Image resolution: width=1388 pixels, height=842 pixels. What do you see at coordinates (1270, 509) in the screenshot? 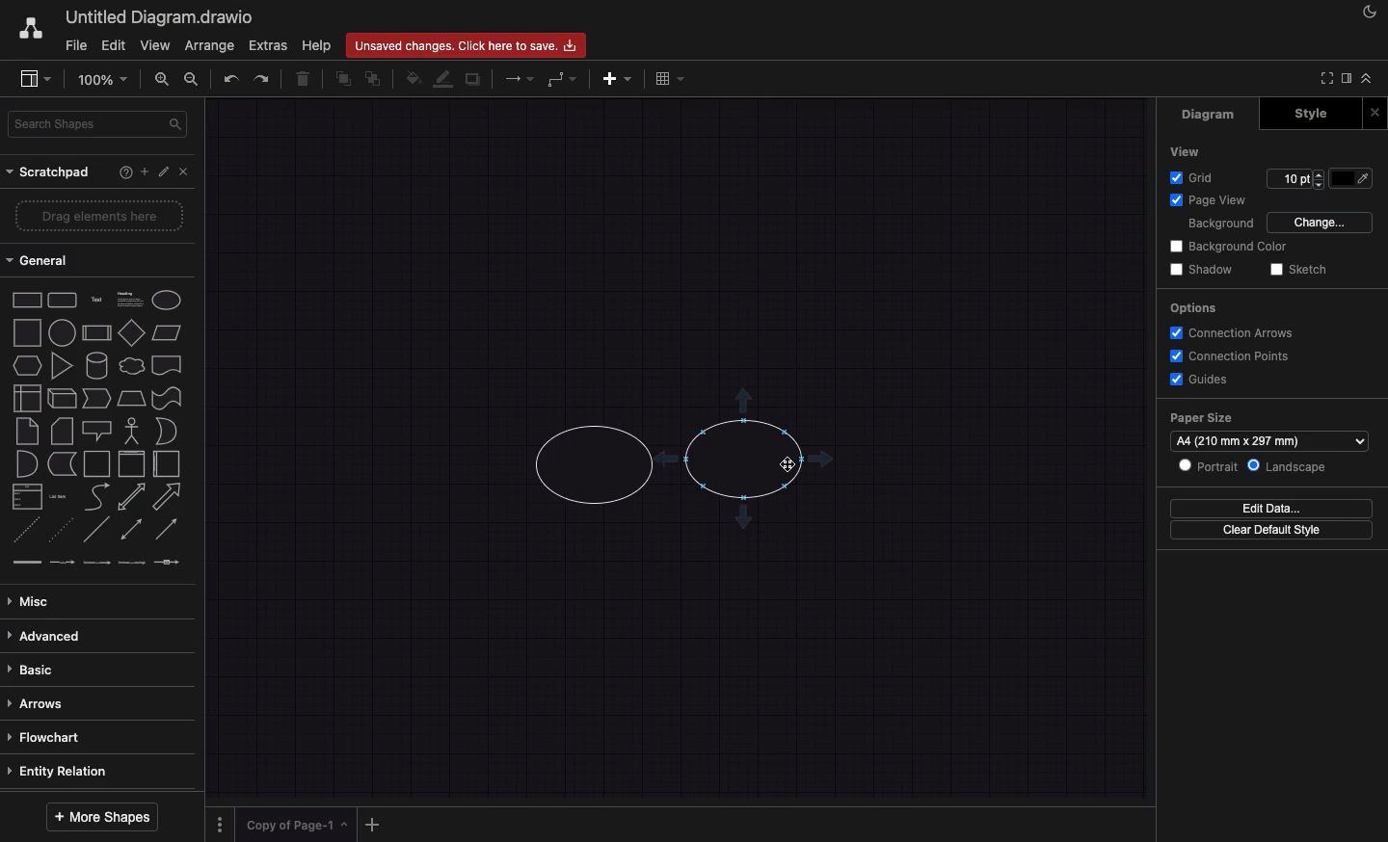
I see `edit data` at bounding box center [1270, 509].